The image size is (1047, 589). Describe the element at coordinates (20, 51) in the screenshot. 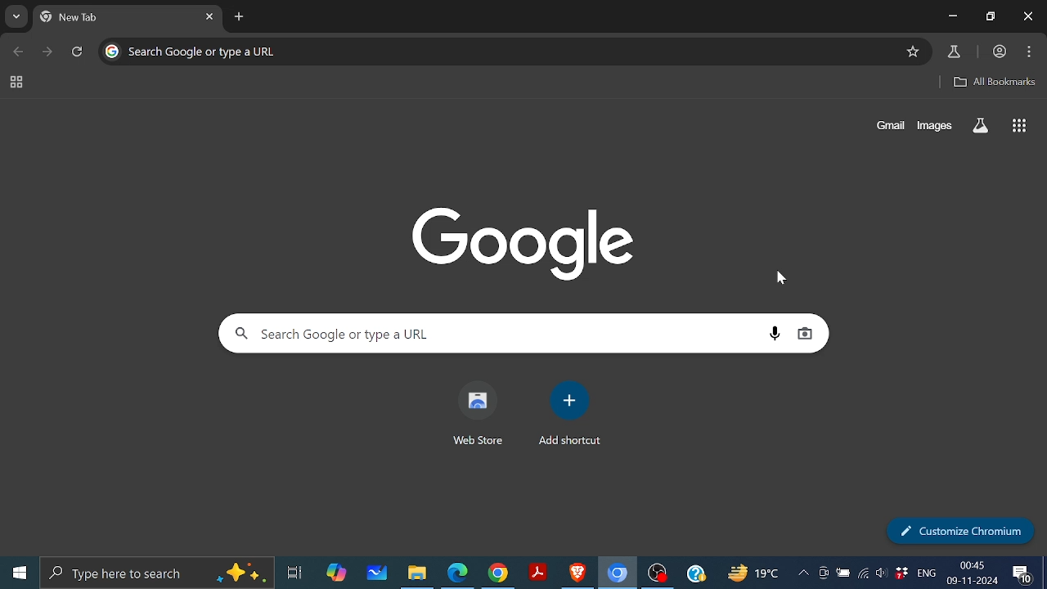

I see `Go to previous page` at that location.